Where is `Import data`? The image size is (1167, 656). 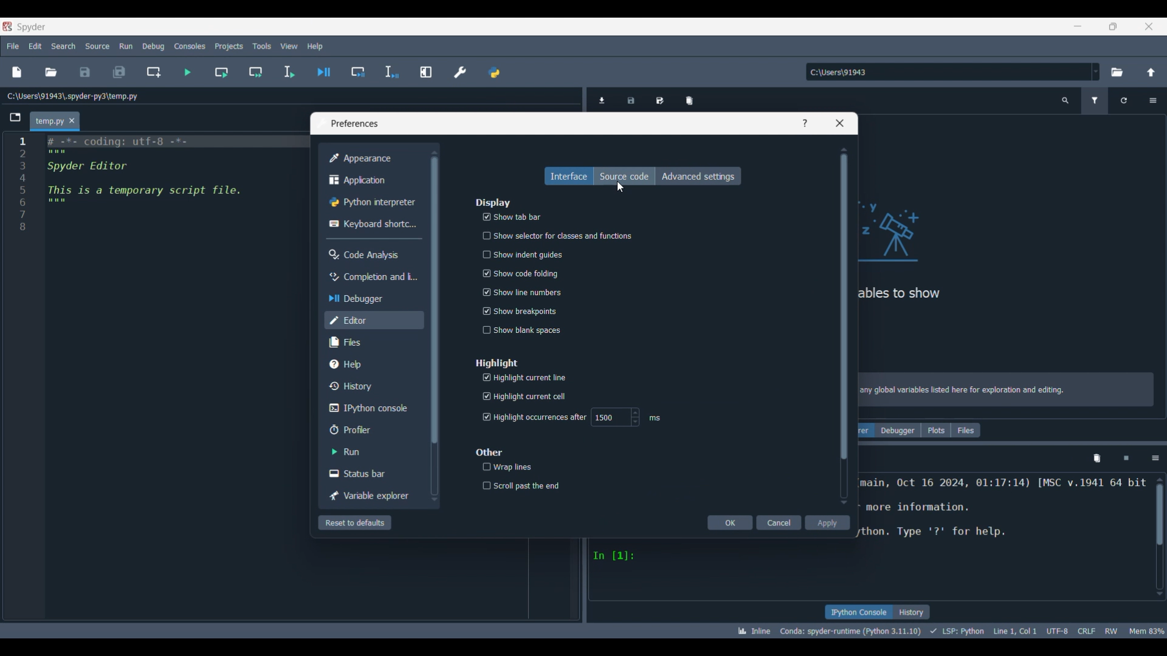 Import data is located at coordinates (602, 99).